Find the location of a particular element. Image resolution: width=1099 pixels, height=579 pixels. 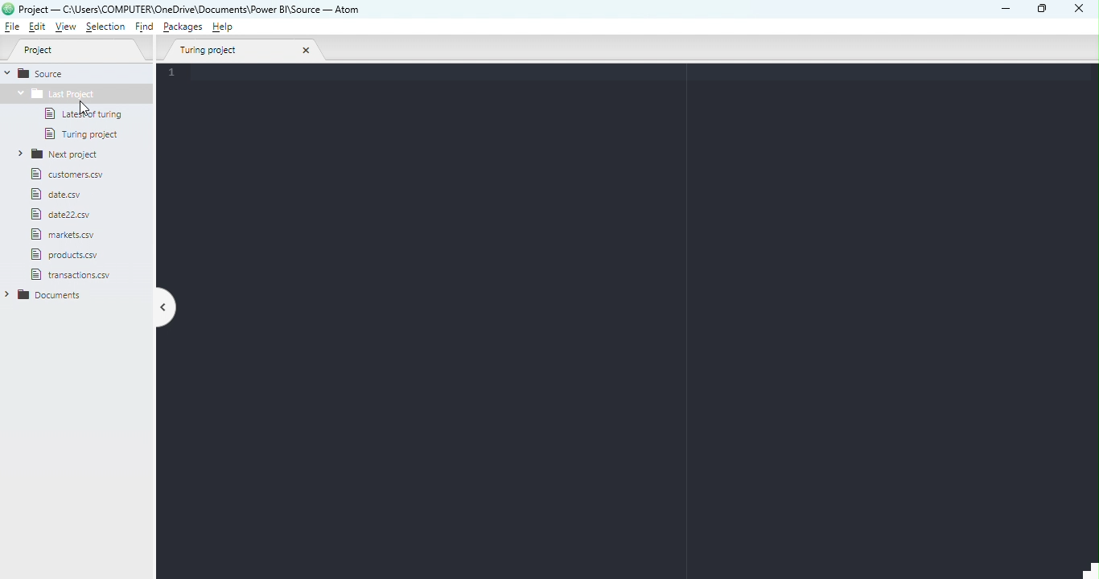

File is located at coordinates (64, 195).